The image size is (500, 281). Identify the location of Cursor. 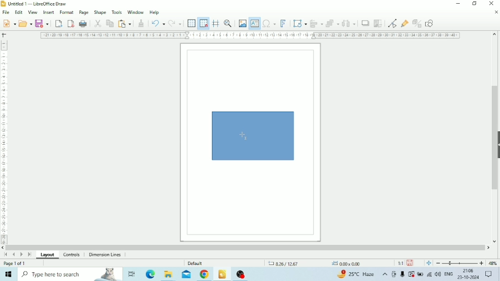
(244, 136).